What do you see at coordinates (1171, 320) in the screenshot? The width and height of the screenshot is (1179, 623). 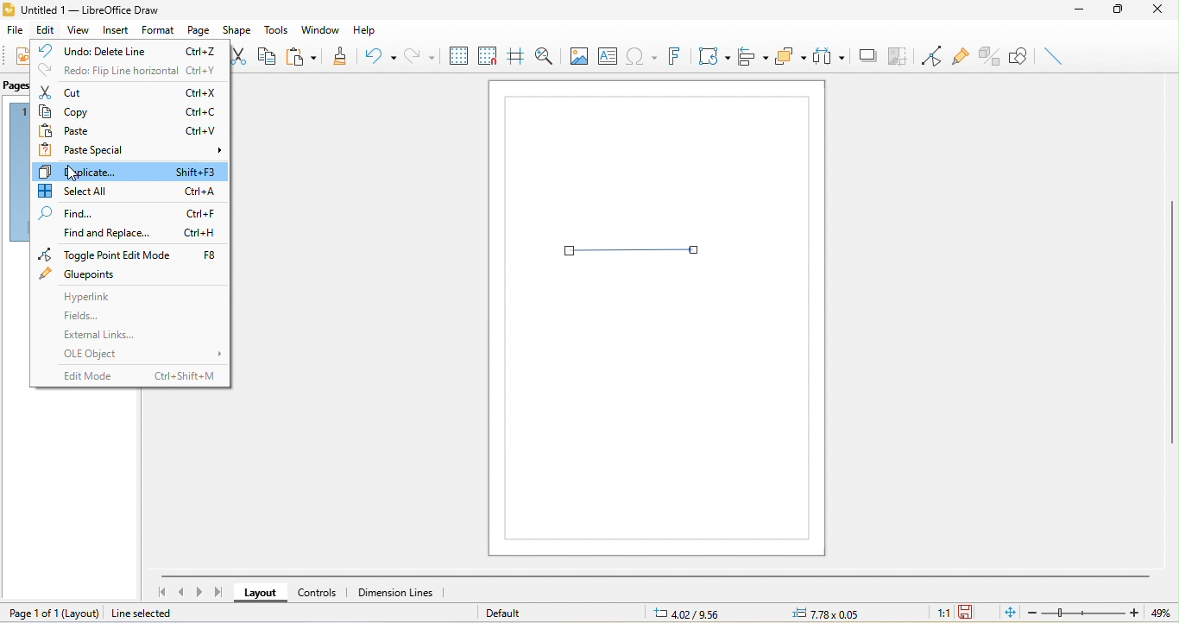 I see `vertical scroll bar` at bounding box center [1171, 320].